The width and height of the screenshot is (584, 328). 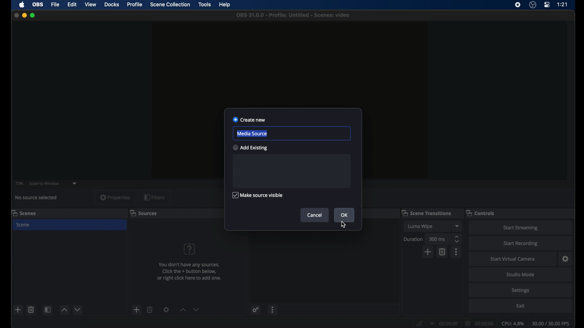 What do you see at coordinates (23, 225) in the screenshot?
I see `scene` at bounding box center [23, 225].